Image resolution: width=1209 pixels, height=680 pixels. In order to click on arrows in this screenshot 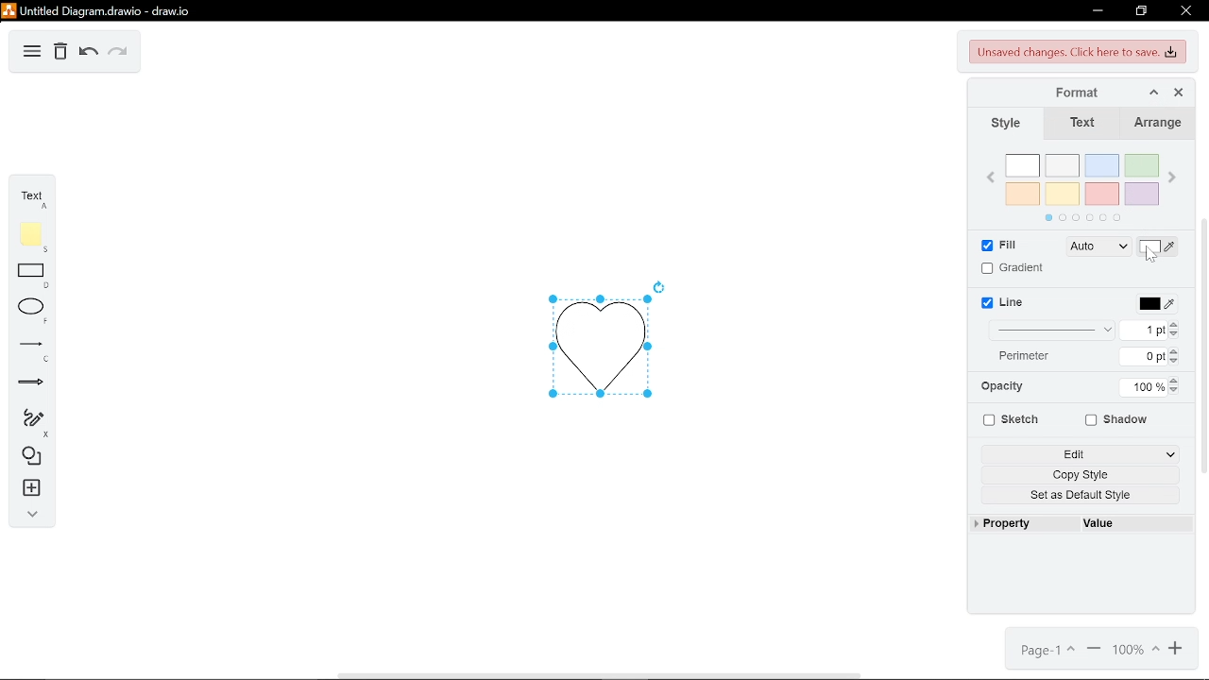, I will do `click(32, 382)`.